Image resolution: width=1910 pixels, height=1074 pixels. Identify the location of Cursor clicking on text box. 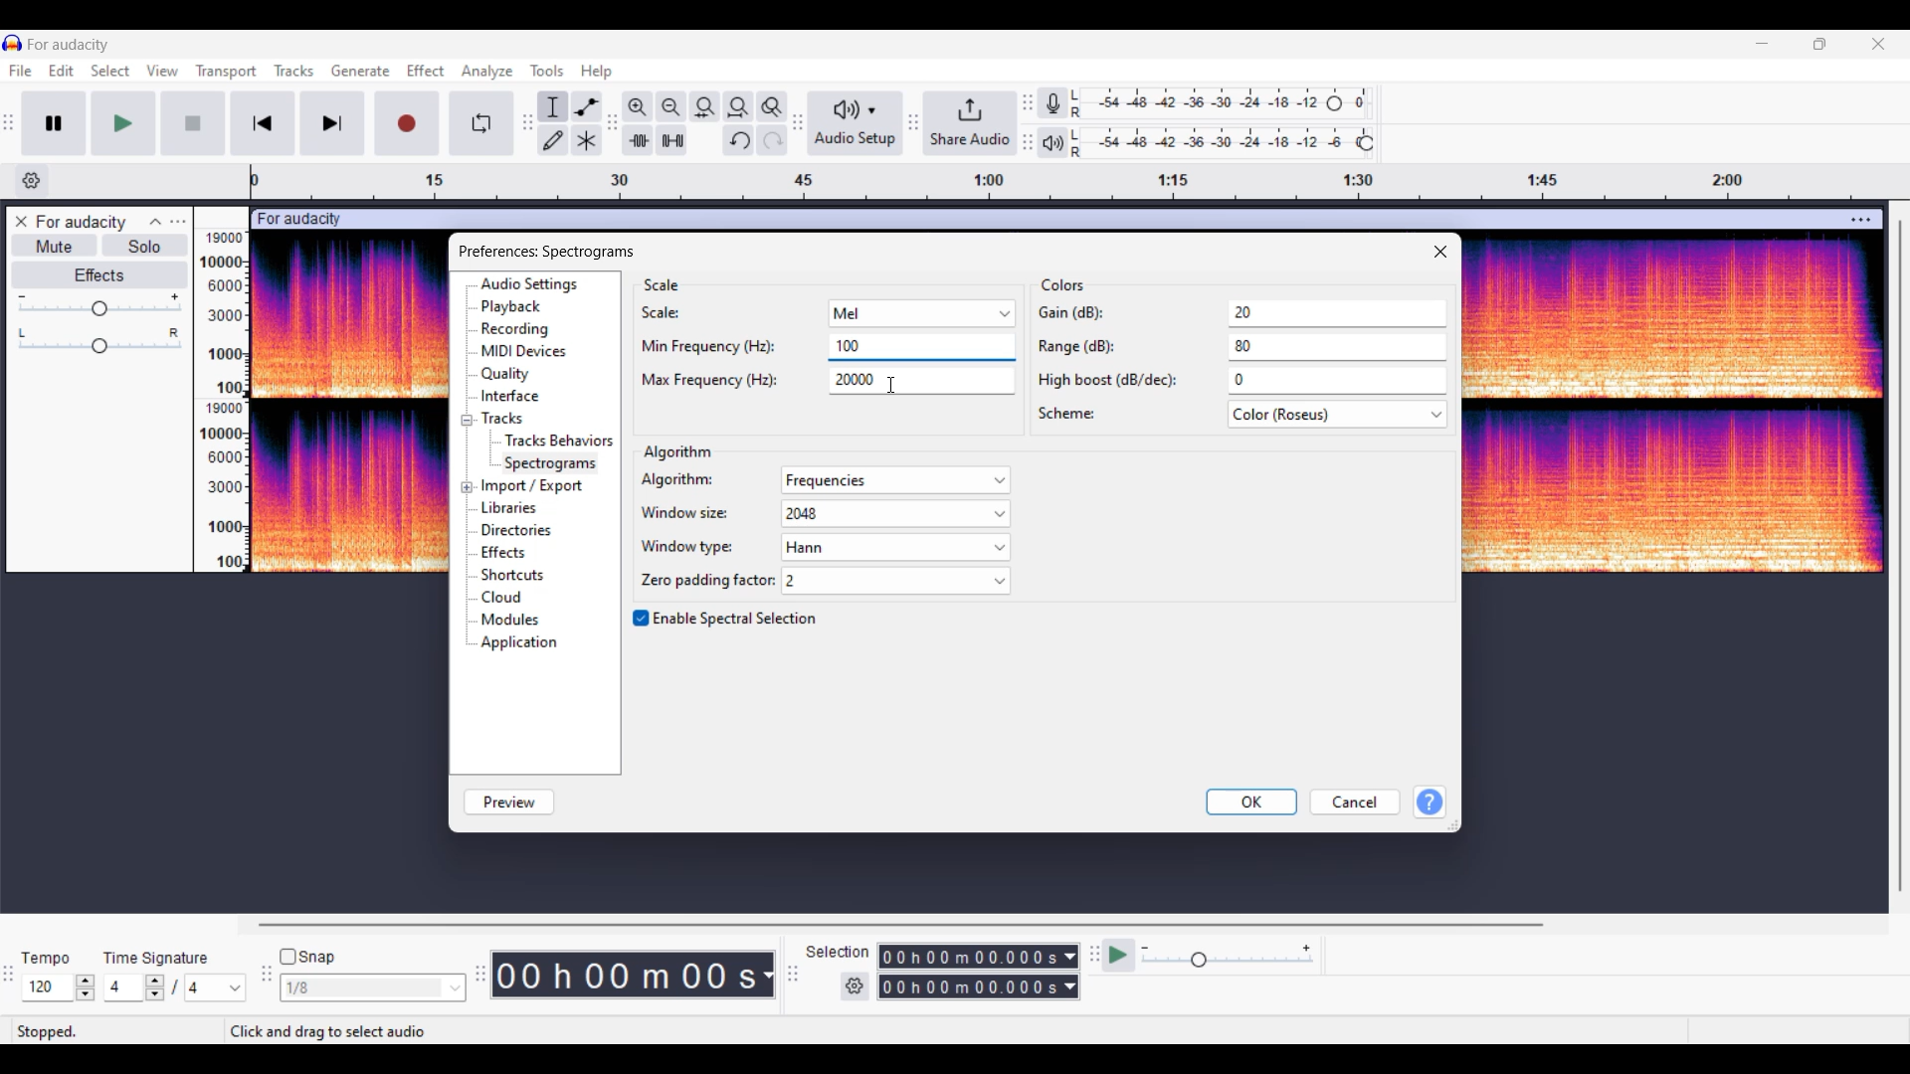
(891, 385).